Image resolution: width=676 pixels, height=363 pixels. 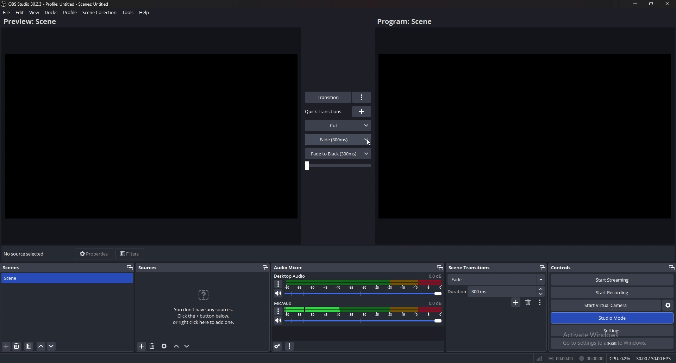 What do you see at coordinates (278, 346) in the screenshot?
I see `advanced audio properties` at bounding box center [278, 346].